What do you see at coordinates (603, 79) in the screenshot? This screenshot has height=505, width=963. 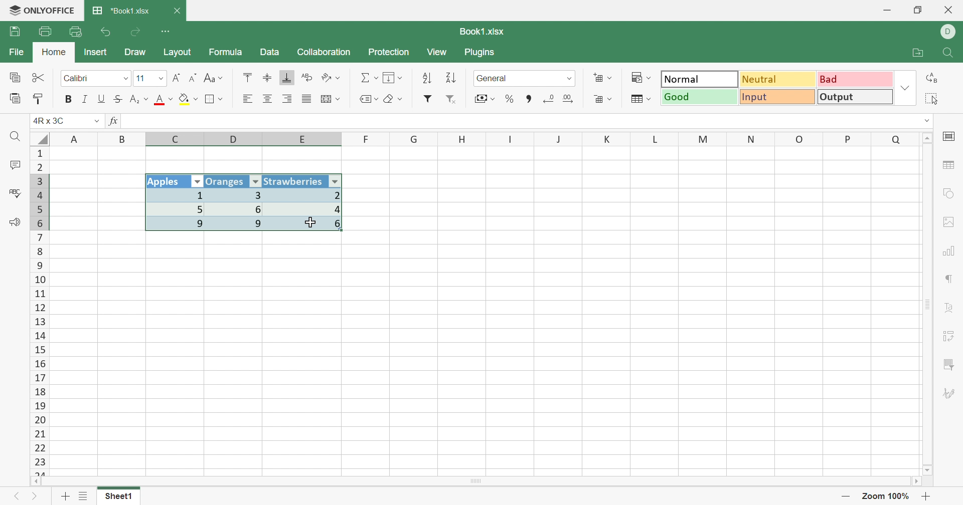 I see `Insert cells` at bounding box center [603, 79].